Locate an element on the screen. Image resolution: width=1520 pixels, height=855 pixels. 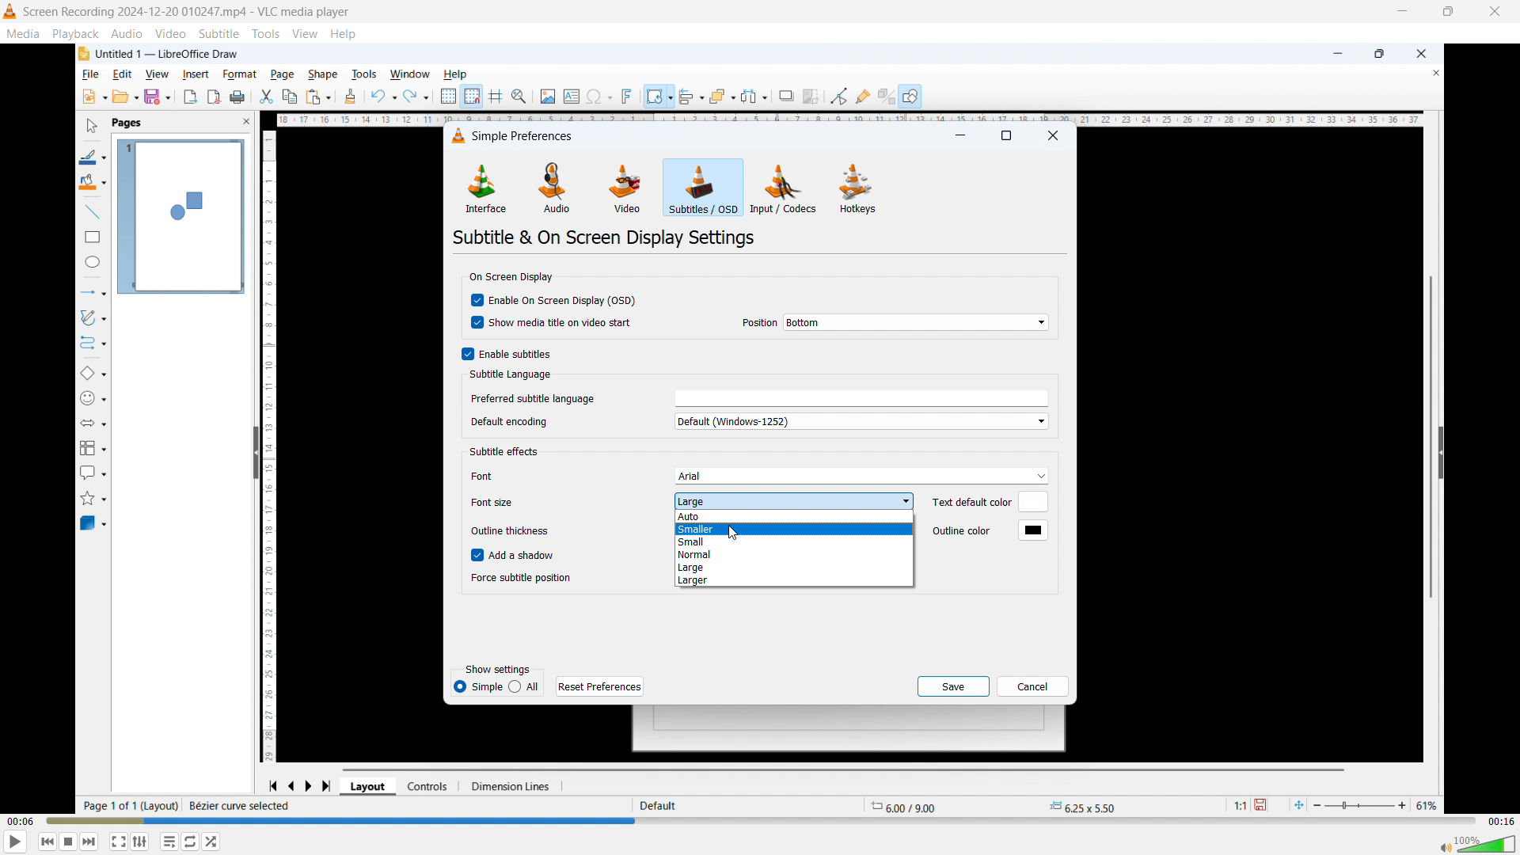
save is located at coordinates (954, 687).